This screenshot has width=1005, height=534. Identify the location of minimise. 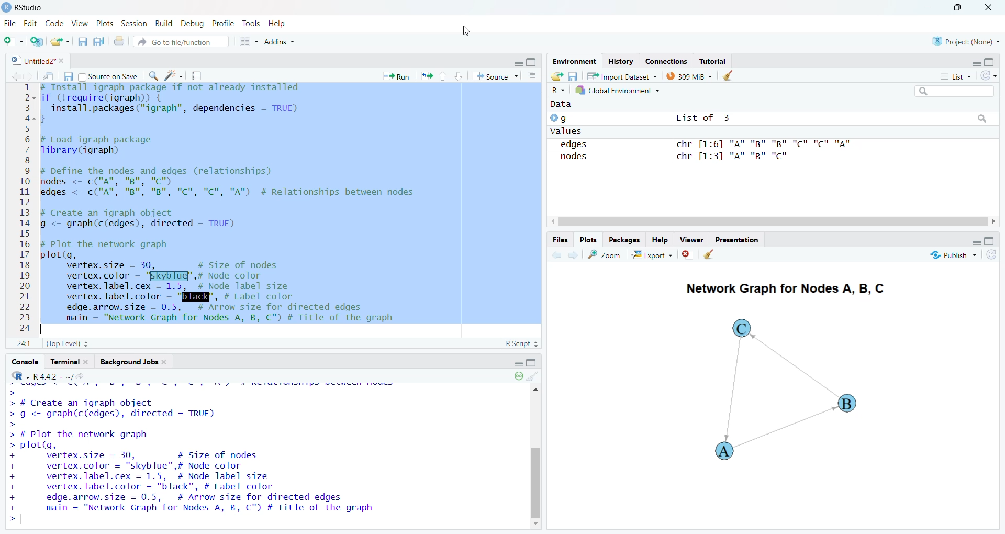
(973, 62).